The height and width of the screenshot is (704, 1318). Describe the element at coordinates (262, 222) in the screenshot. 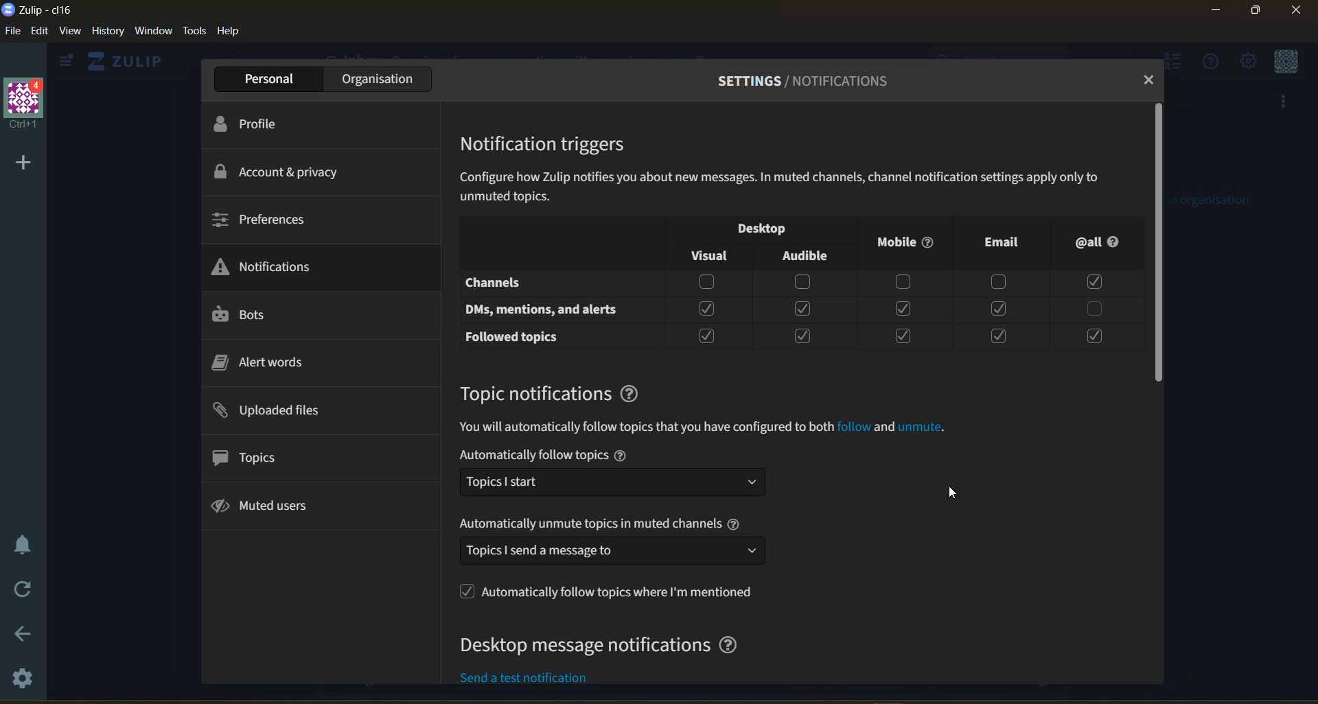

I see `preferences` at that location.